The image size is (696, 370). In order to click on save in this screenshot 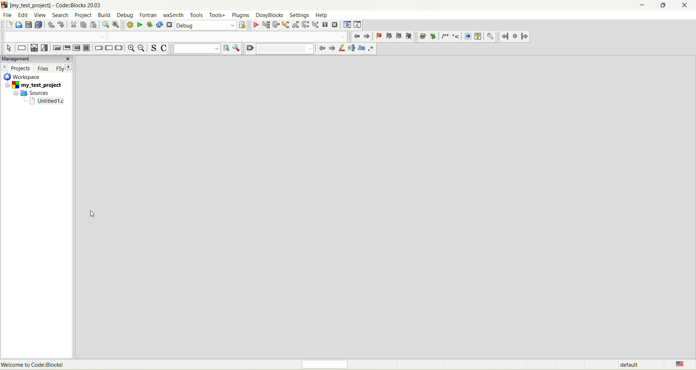, I will do `click(29, 25)`.